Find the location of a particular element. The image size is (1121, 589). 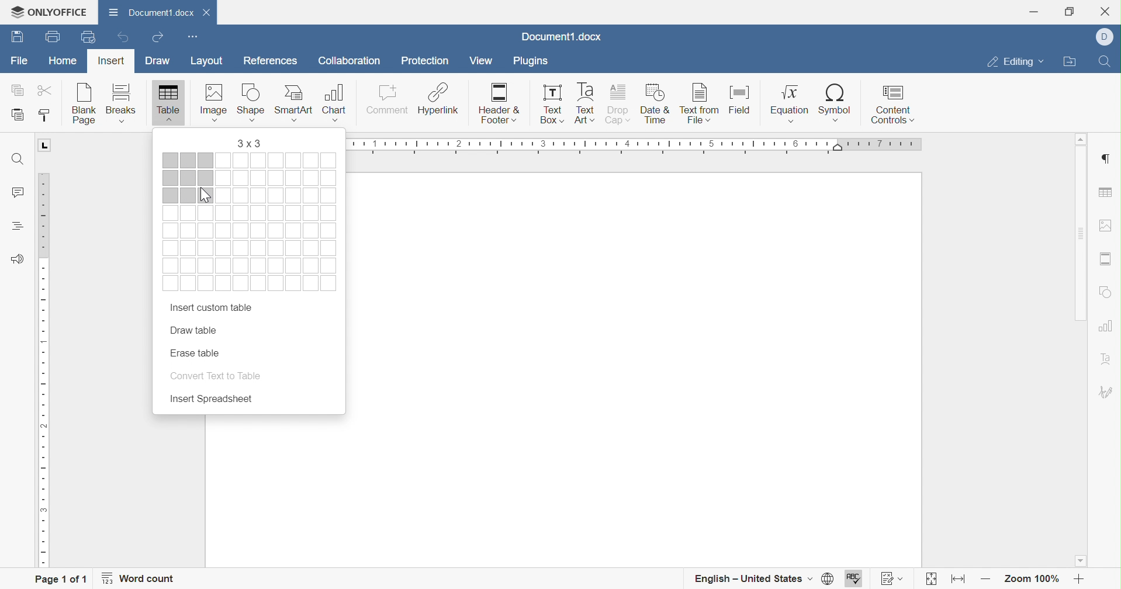

Ruler is located at coordinates (45, 351).